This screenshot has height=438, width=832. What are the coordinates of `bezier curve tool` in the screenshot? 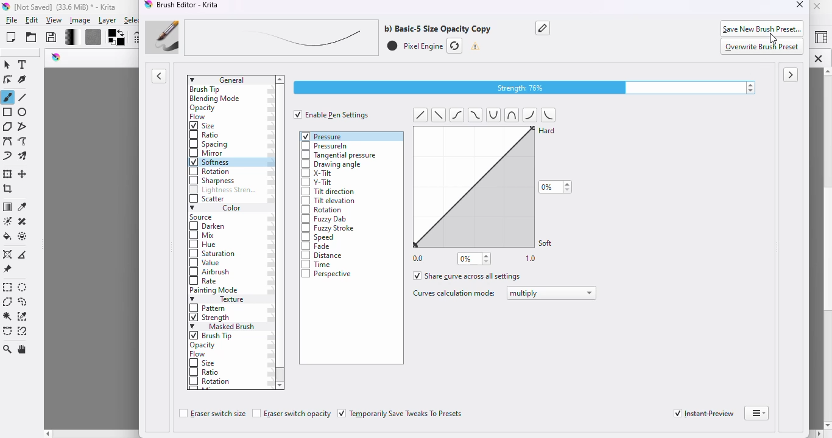 It's located at (7, 141).